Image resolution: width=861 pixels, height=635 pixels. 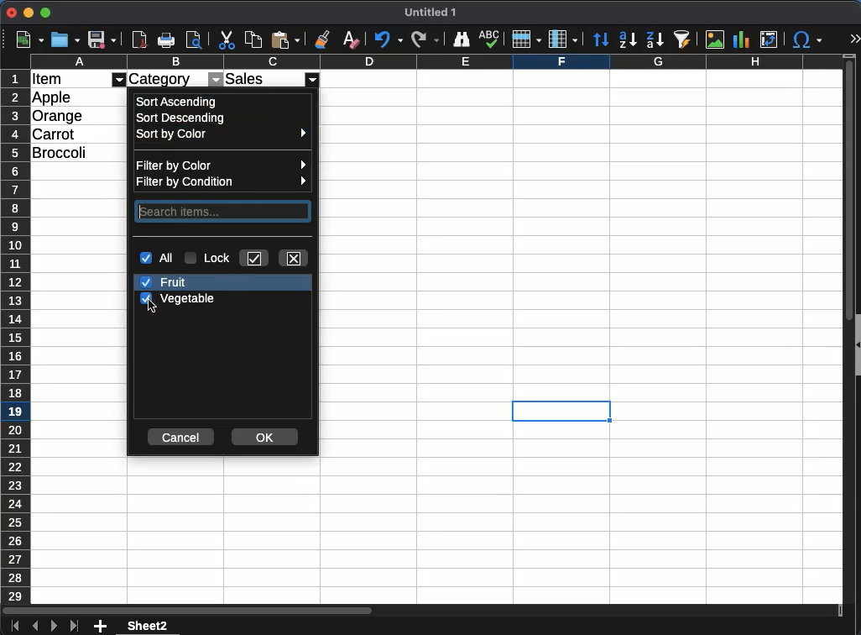 What do you see at coordinates (182, 436) in the screenshot?
I see `cancel` at bounding box center [182, 436].